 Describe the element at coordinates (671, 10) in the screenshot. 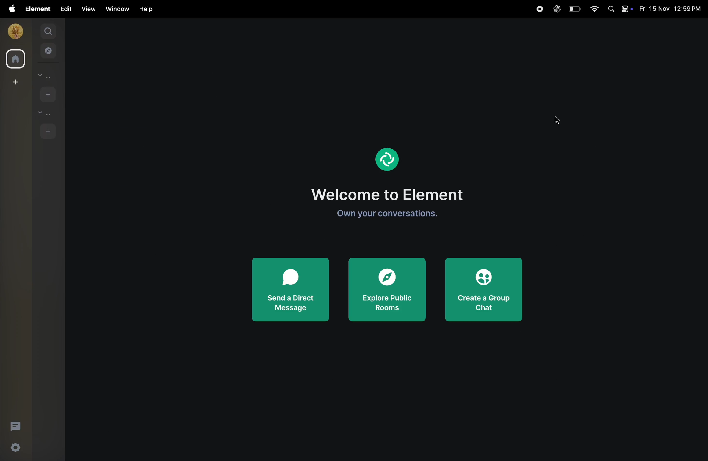

I see `date and time` at that location.